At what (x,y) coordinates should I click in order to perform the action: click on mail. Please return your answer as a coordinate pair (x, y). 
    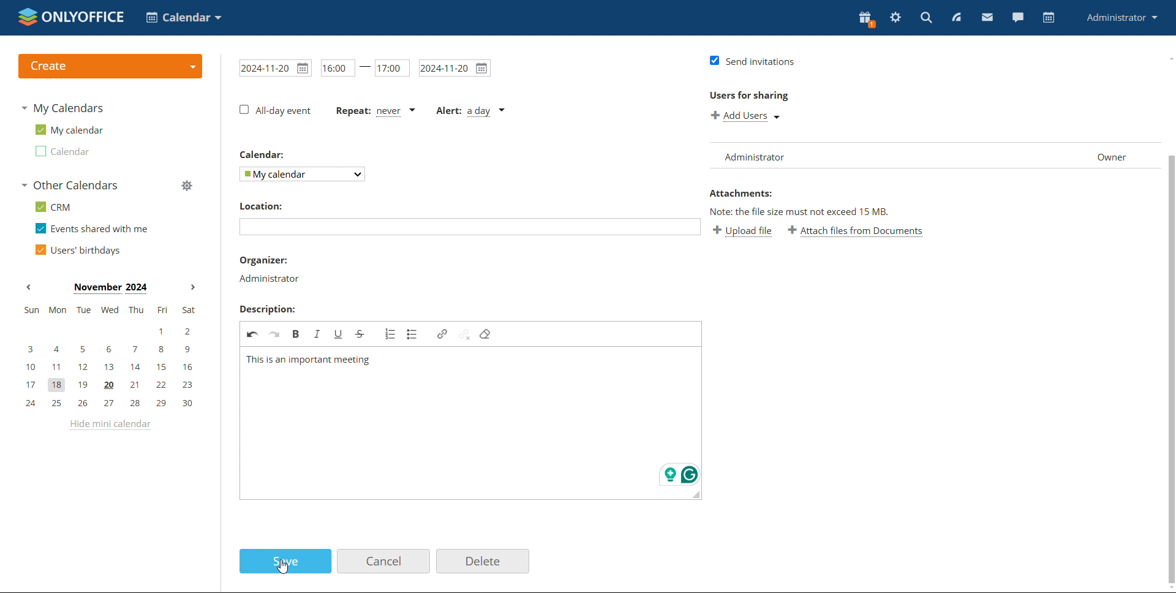
    Looking at the image, I should click on (987, 17).